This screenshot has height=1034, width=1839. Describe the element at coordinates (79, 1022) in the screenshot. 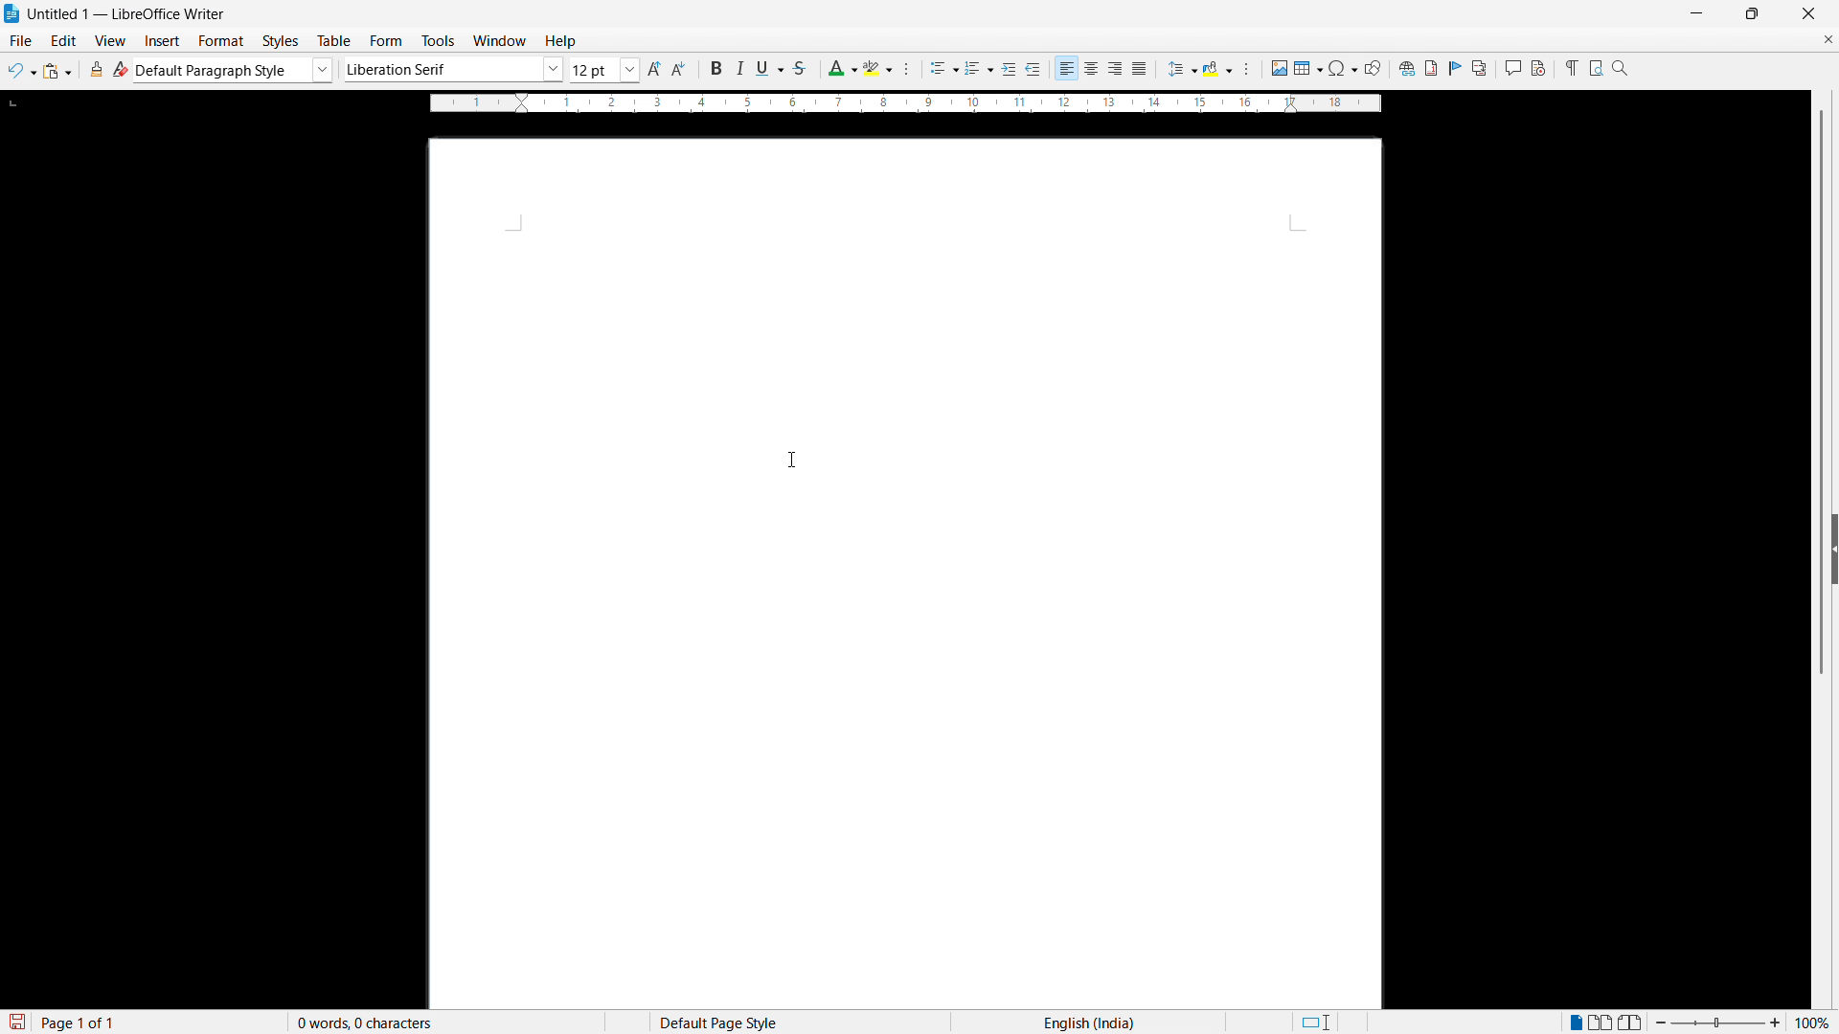

I see `Page 1 of 1` at that location.